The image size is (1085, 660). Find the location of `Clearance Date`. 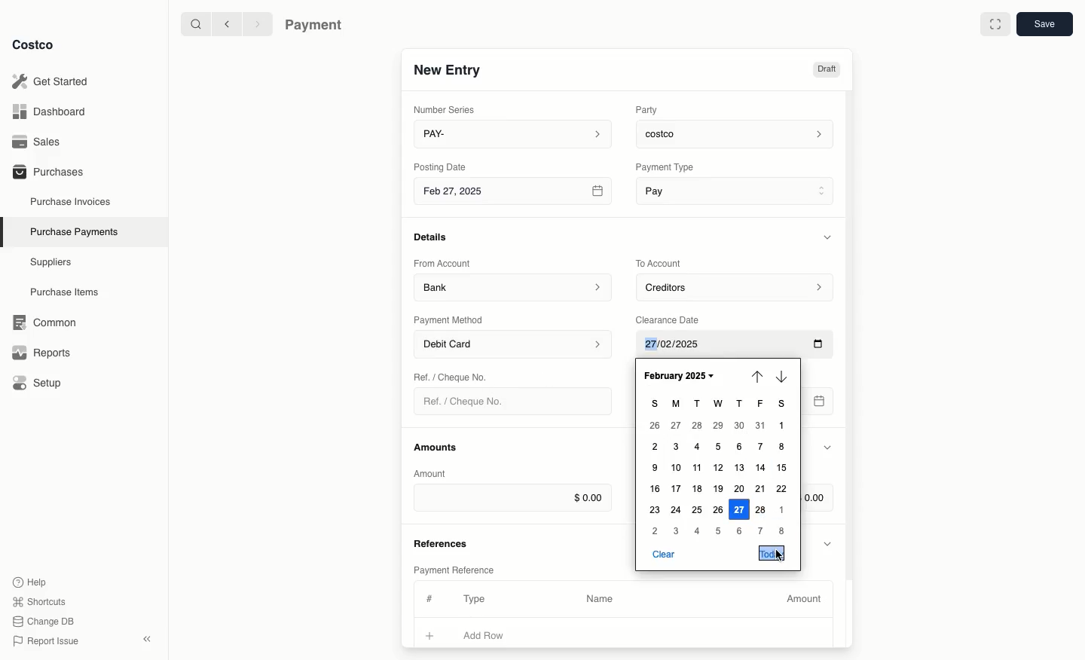

Clearance Date is located at coordinates (673, 319).